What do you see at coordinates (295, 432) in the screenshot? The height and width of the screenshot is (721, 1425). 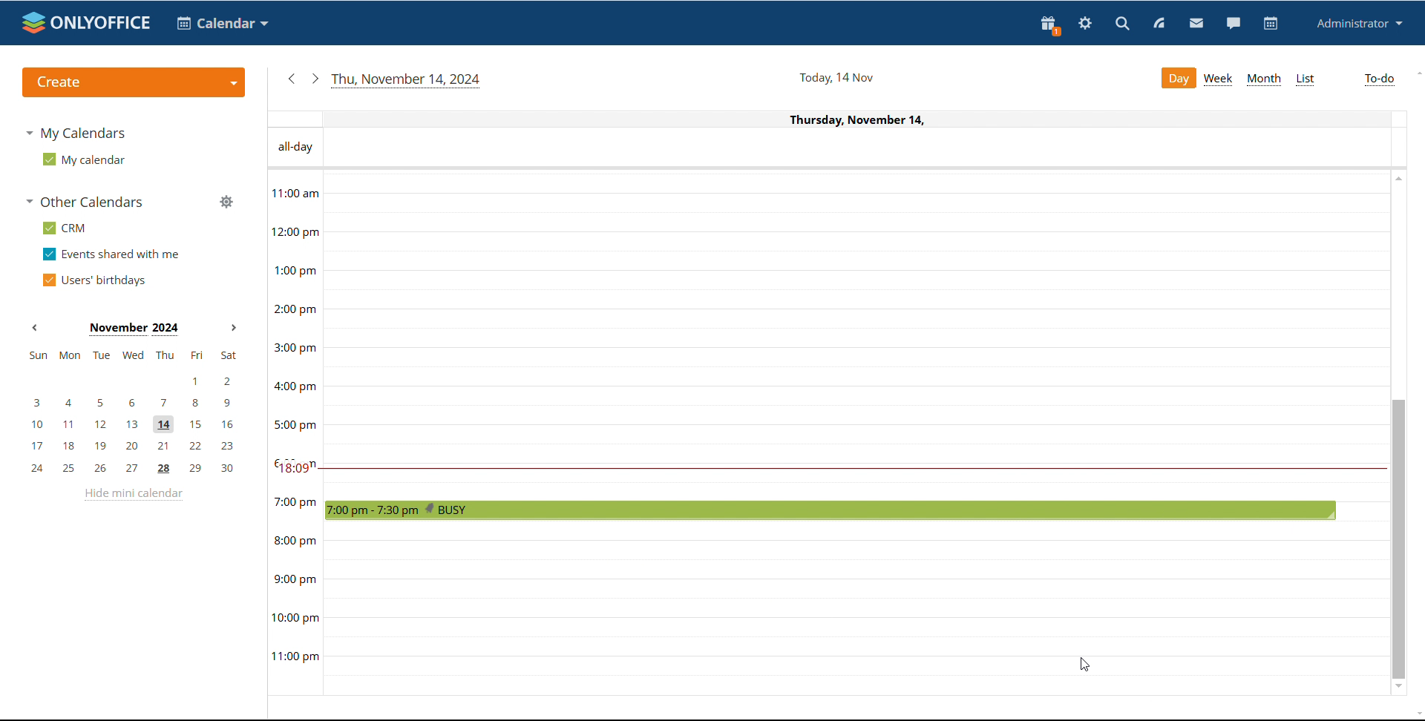 I see `timeline` at bounding box center [295, 432].